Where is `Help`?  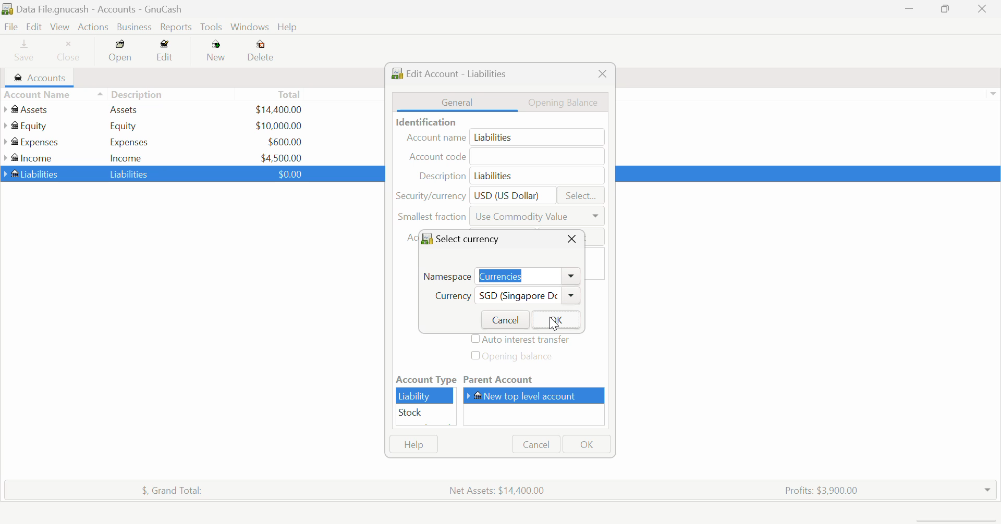 Help is located at coordinates (413, 444).